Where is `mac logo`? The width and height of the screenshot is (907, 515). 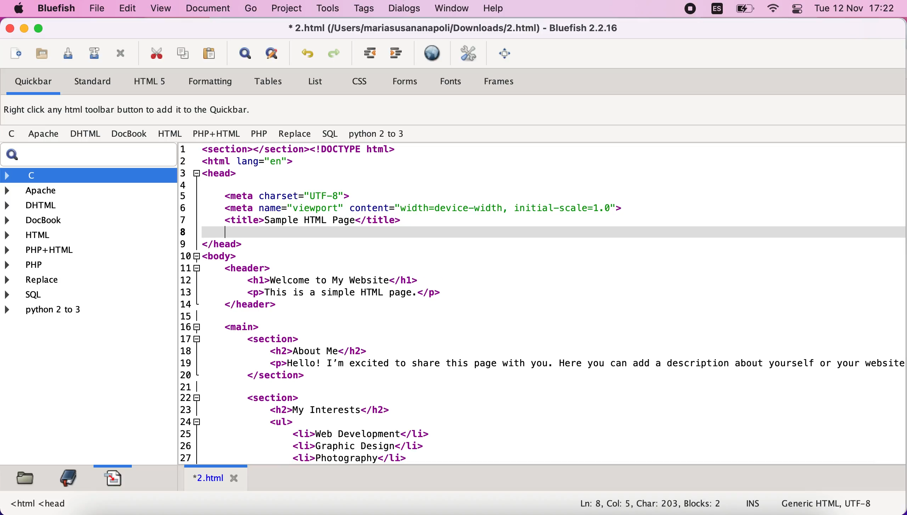
mac logo is located at coordinates (22, 9).